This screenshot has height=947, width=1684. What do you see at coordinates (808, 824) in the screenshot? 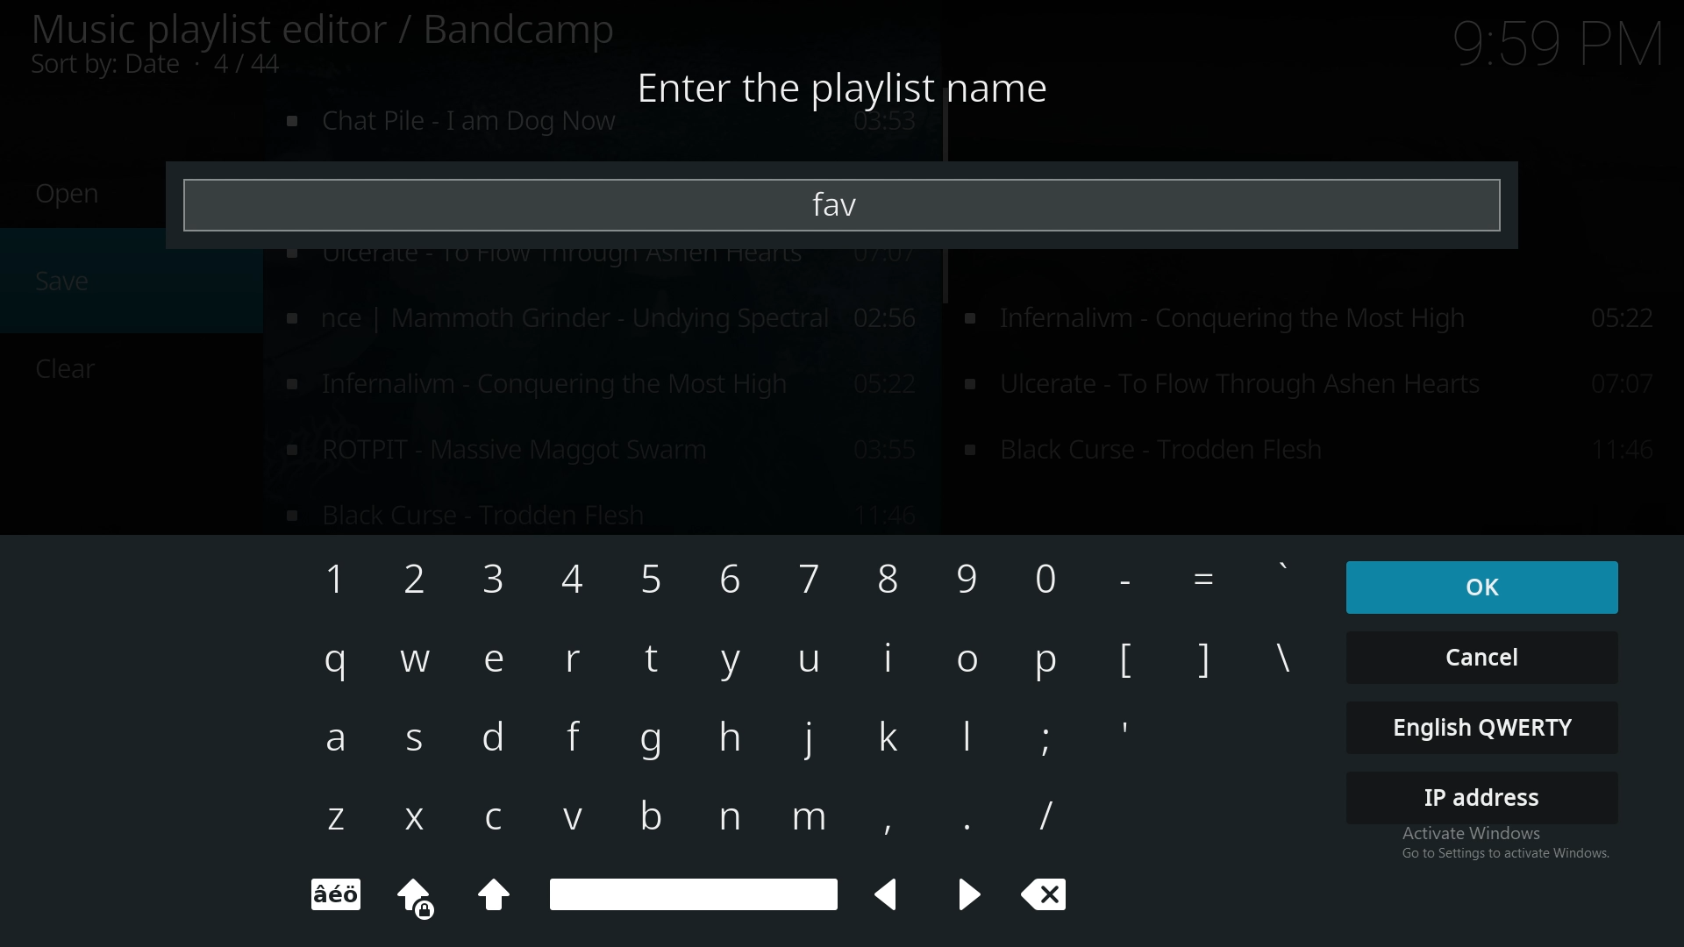
I see `keyboard input` at bounding box center [808, 824].